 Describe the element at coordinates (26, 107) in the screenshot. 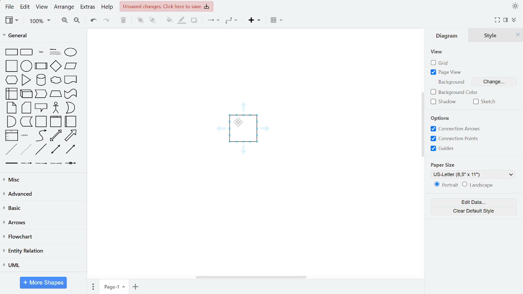

I see `general shapes` at that location.